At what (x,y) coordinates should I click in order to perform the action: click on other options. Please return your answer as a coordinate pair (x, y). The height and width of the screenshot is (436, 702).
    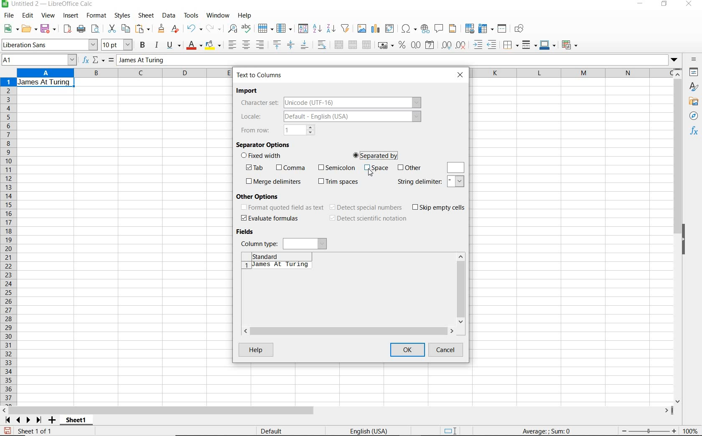
    Looking at the image, I should click on (260, 196).